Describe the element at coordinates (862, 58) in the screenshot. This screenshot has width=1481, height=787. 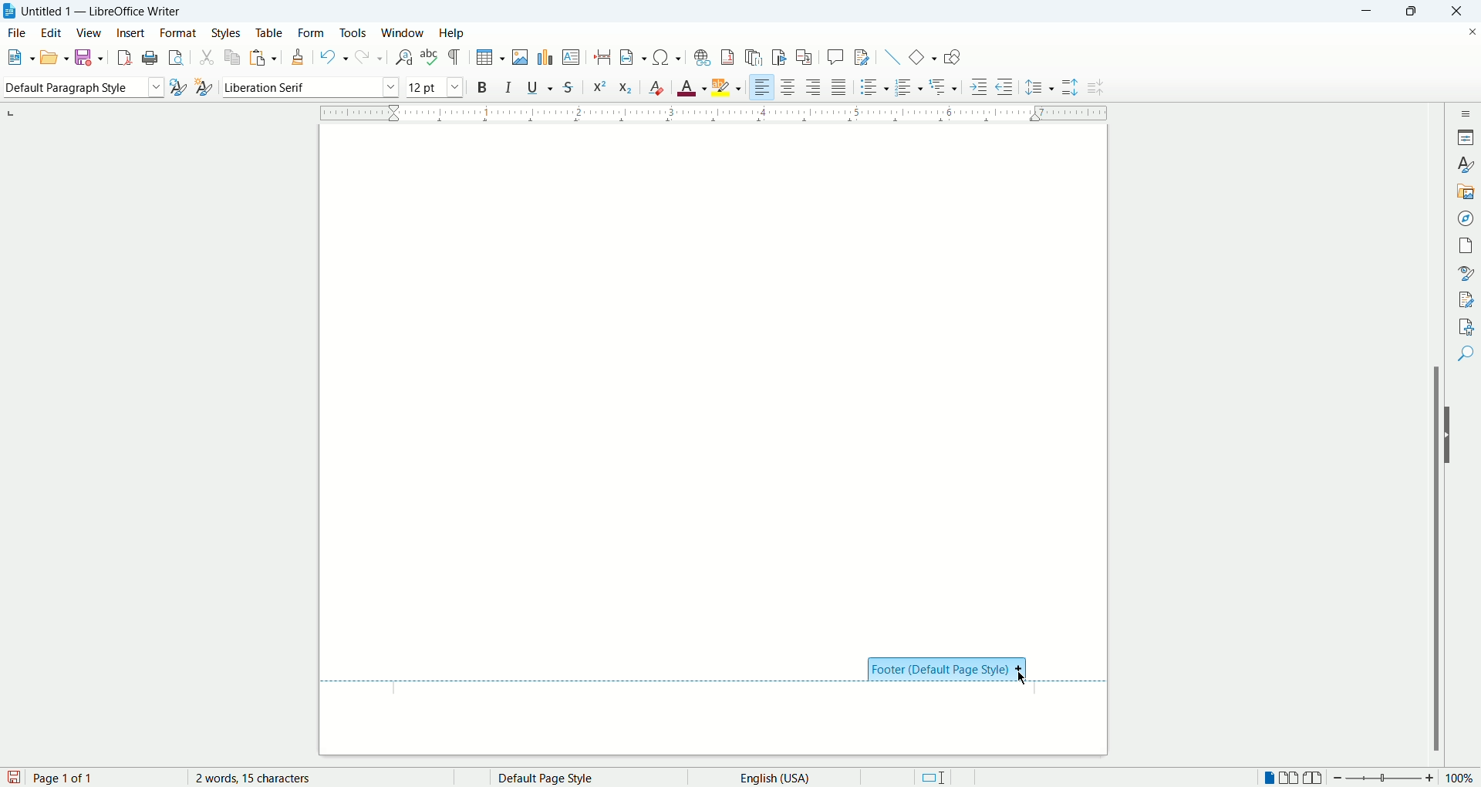
I see `track changes` at that location.